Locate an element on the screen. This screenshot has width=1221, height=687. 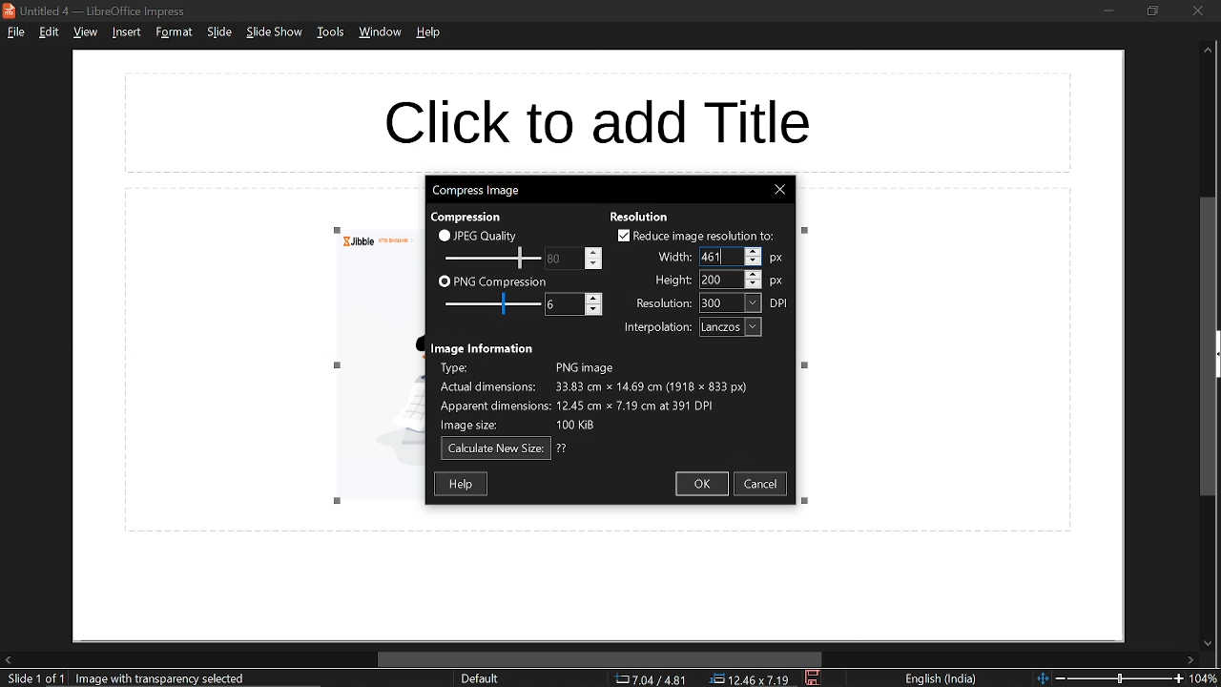
checkbox is located at coordinates (444, 235).